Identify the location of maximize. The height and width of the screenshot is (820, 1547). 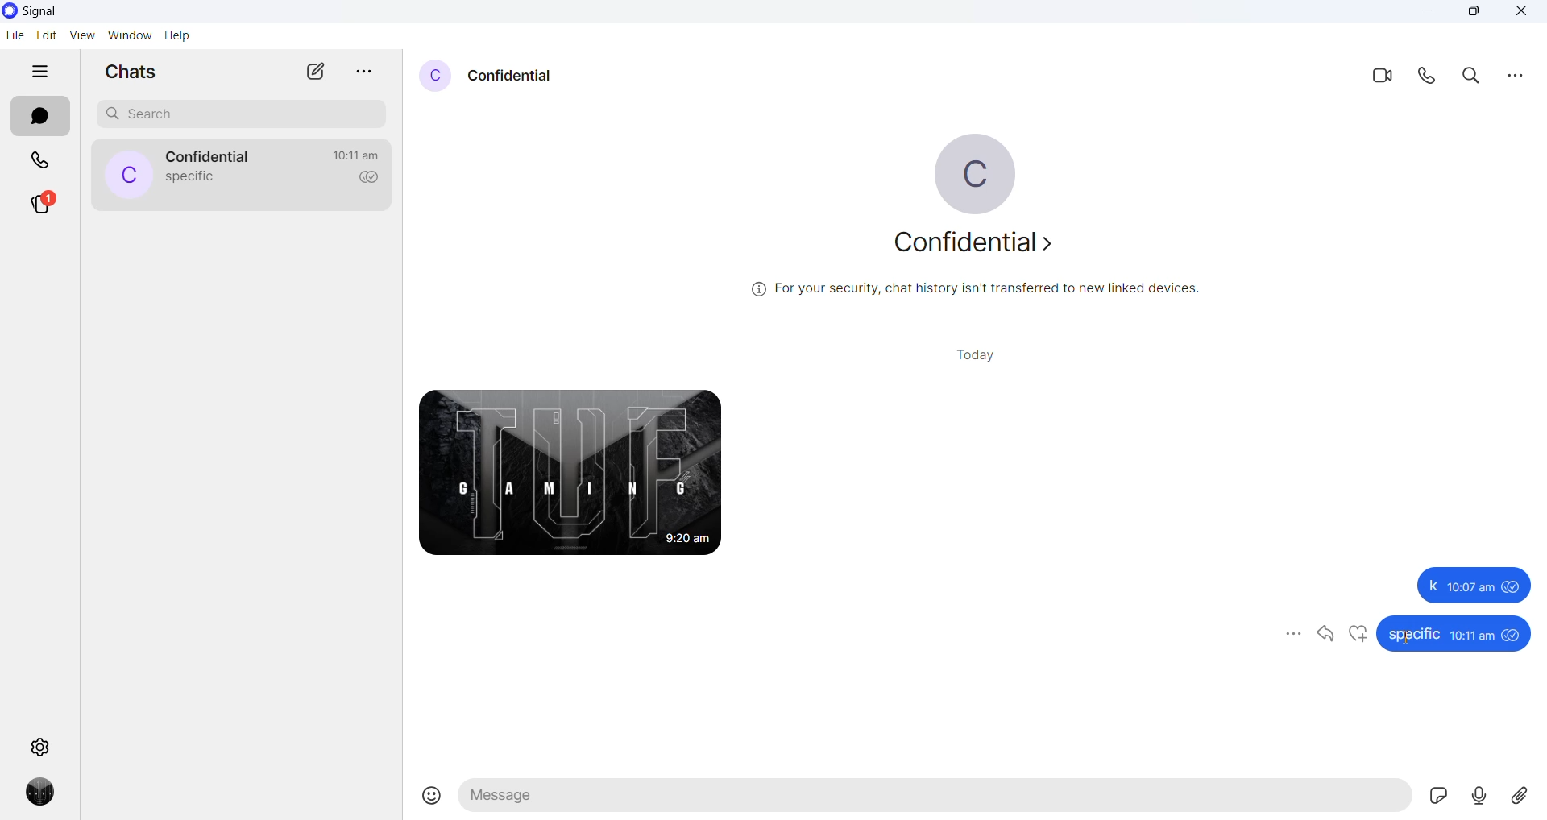
(1474, 12).